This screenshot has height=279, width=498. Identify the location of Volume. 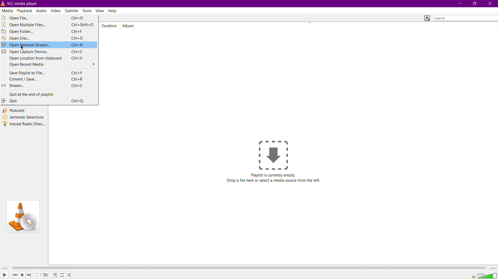
(483, 275).